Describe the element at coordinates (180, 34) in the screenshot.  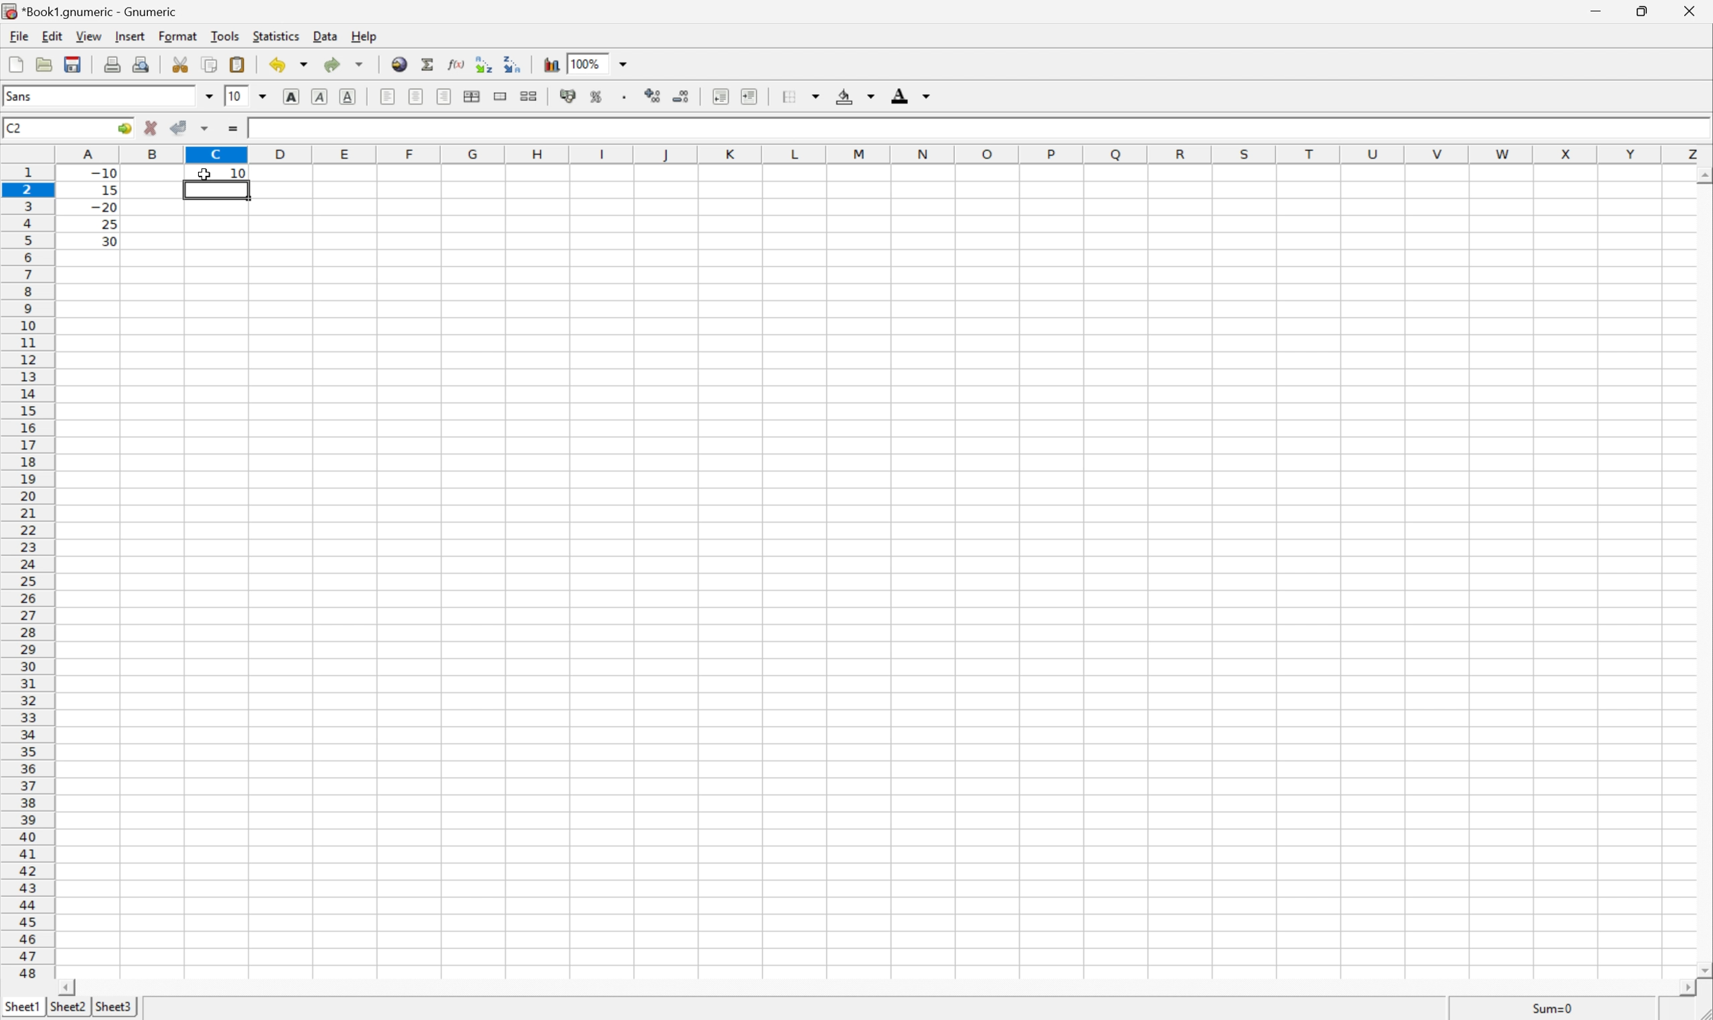
I see `Format` at that location.